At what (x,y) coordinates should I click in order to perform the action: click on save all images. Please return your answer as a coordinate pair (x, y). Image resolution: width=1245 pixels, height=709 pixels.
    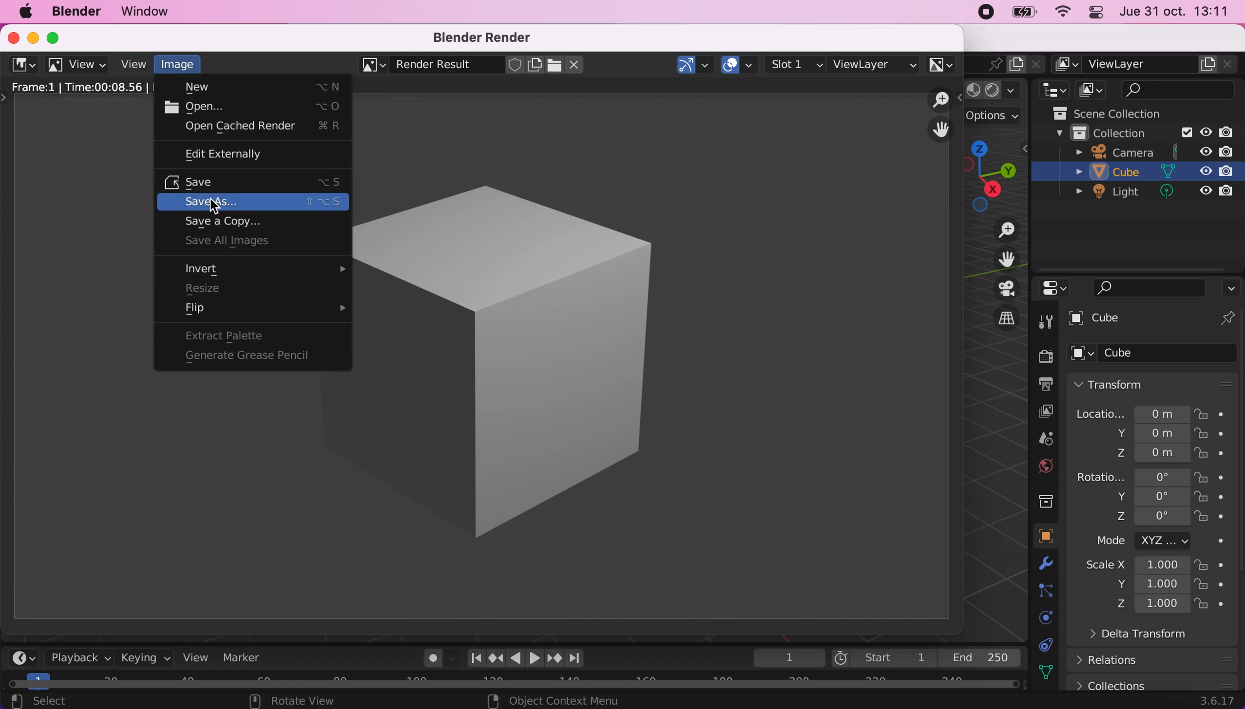
    Looking at the image, I should click on (256, 240).